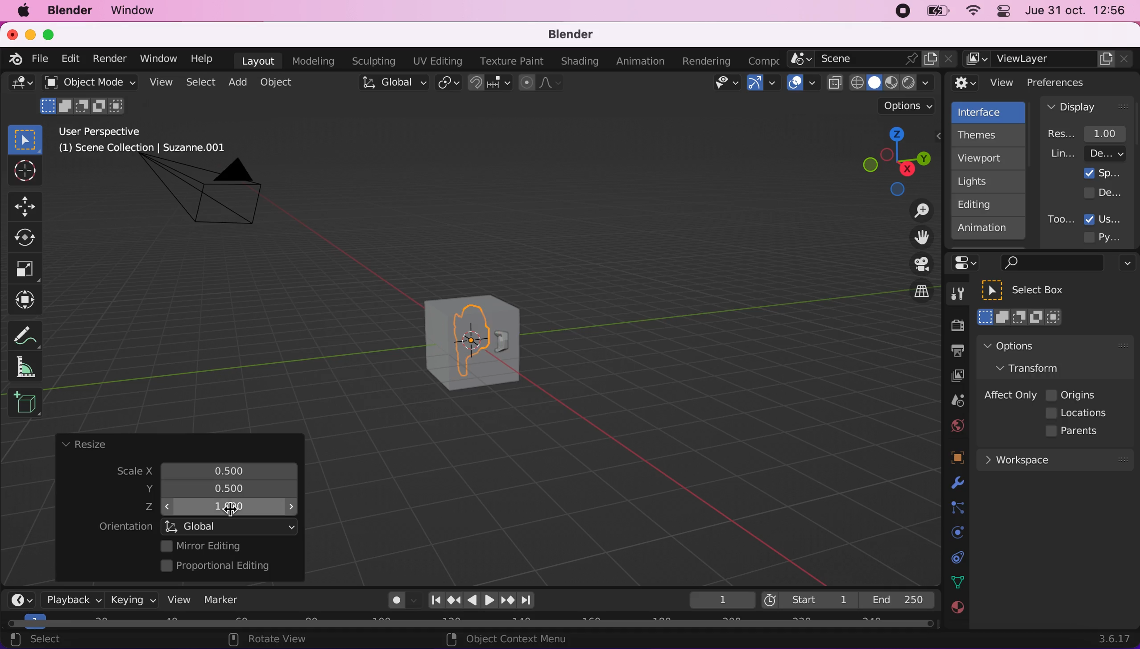  What do you see at coordinates (1049, 59) in the screenshot?
I see `view layer` at bounding box center [1049, 59].